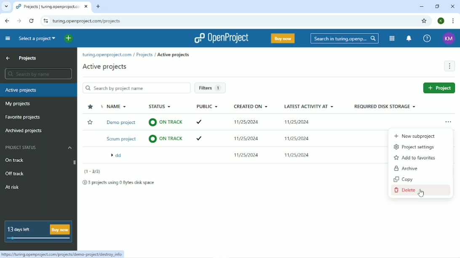  What do you see at coordinates (406, 168) in the screenshot?
I see `Archive` at bounding box center [406, 168].